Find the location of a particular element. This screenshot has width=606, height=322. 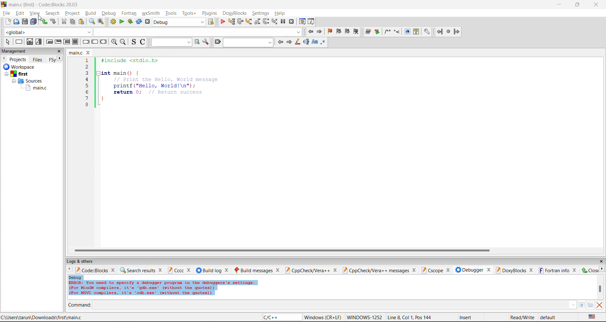

file name is located at coordinates (78, 52).